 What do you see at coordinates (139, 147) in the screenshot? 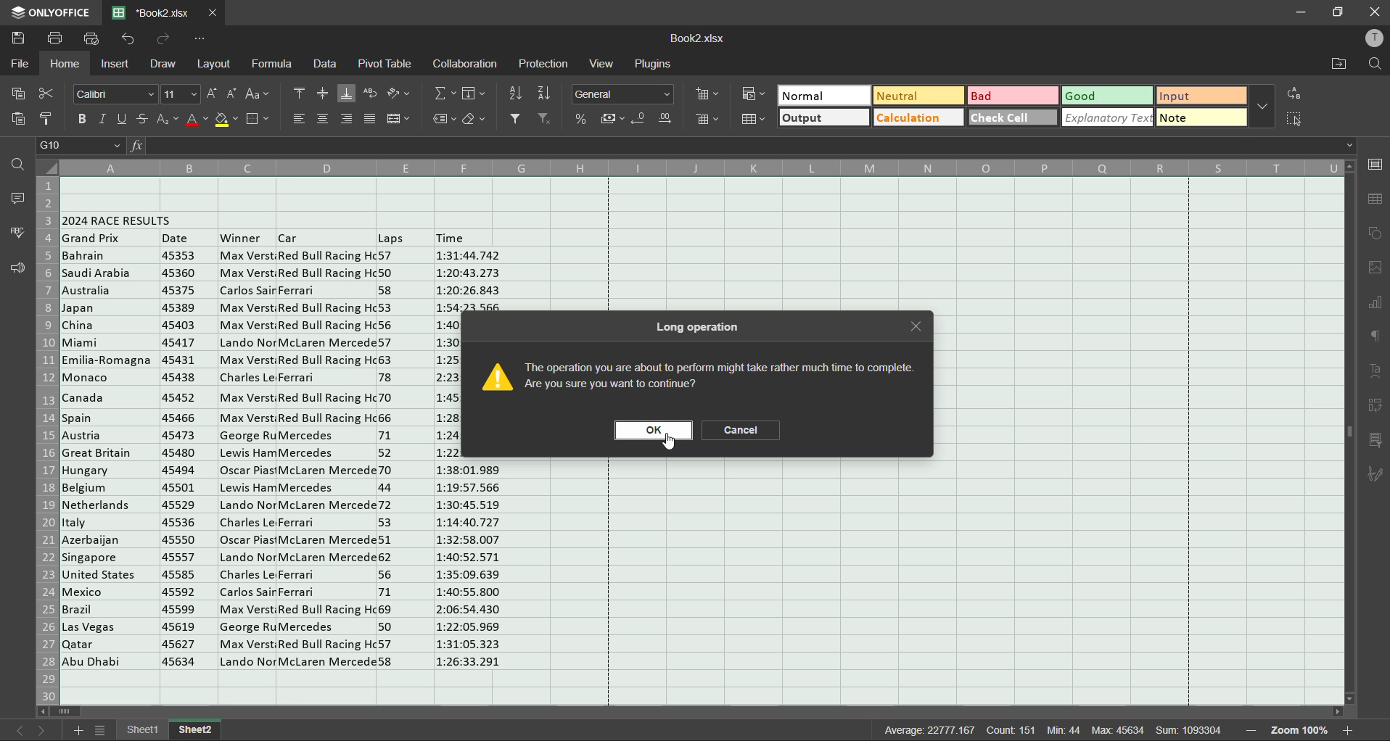
I see `fx` at bounding box center [139, 147].